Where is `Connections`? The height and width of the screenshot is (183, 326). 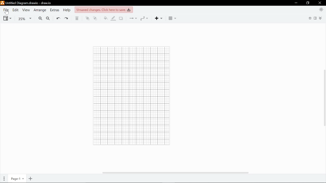 Connections is located at coordinates (134, 18).